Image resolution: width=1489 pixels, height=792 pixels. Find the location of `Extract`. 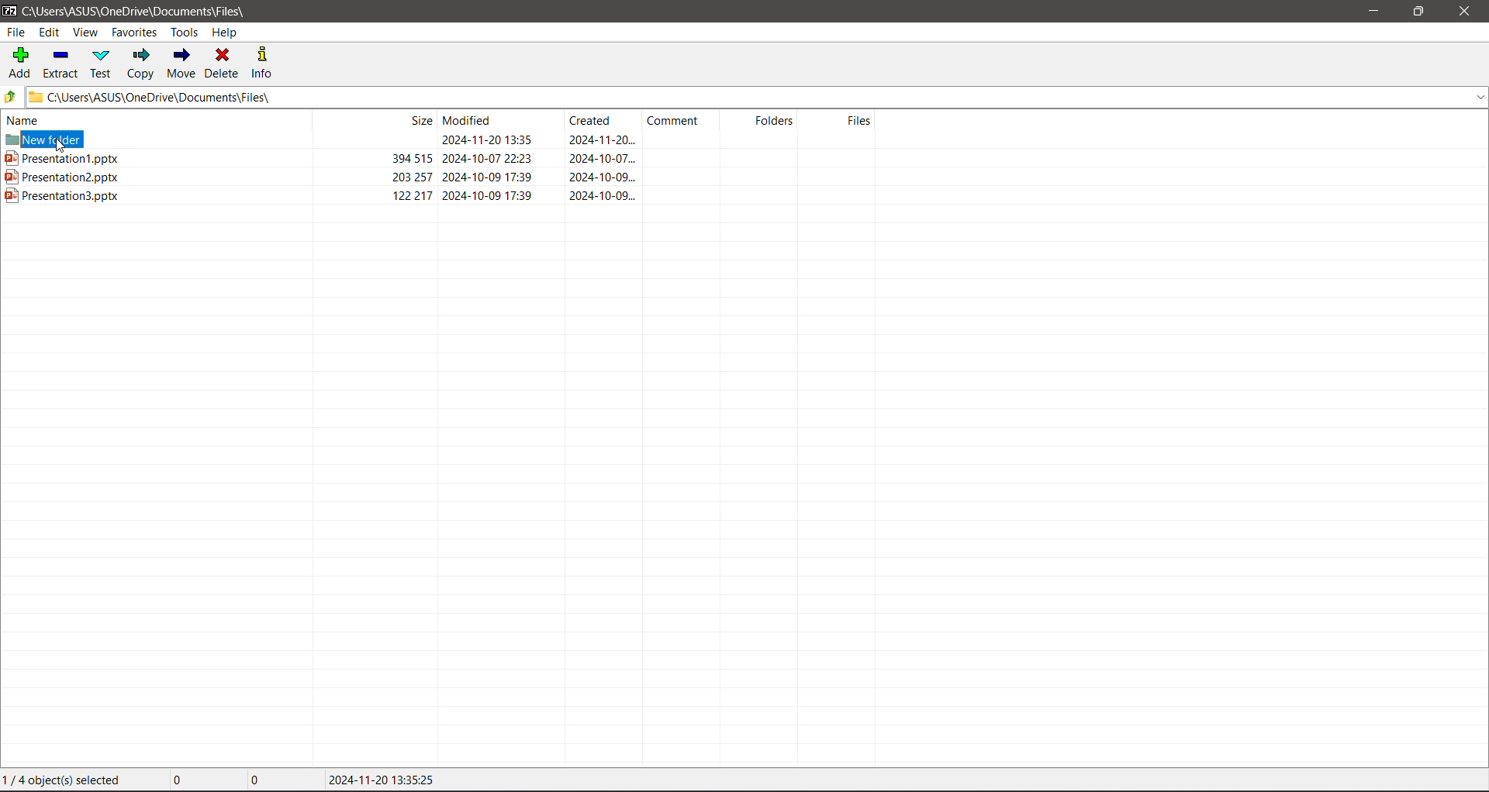

Extract is located at coordinates (61, 64).